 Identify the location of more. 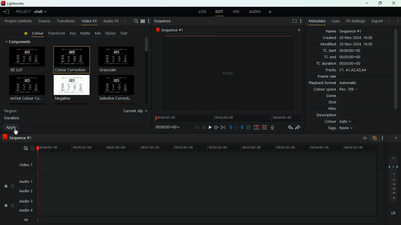
(389, 21).